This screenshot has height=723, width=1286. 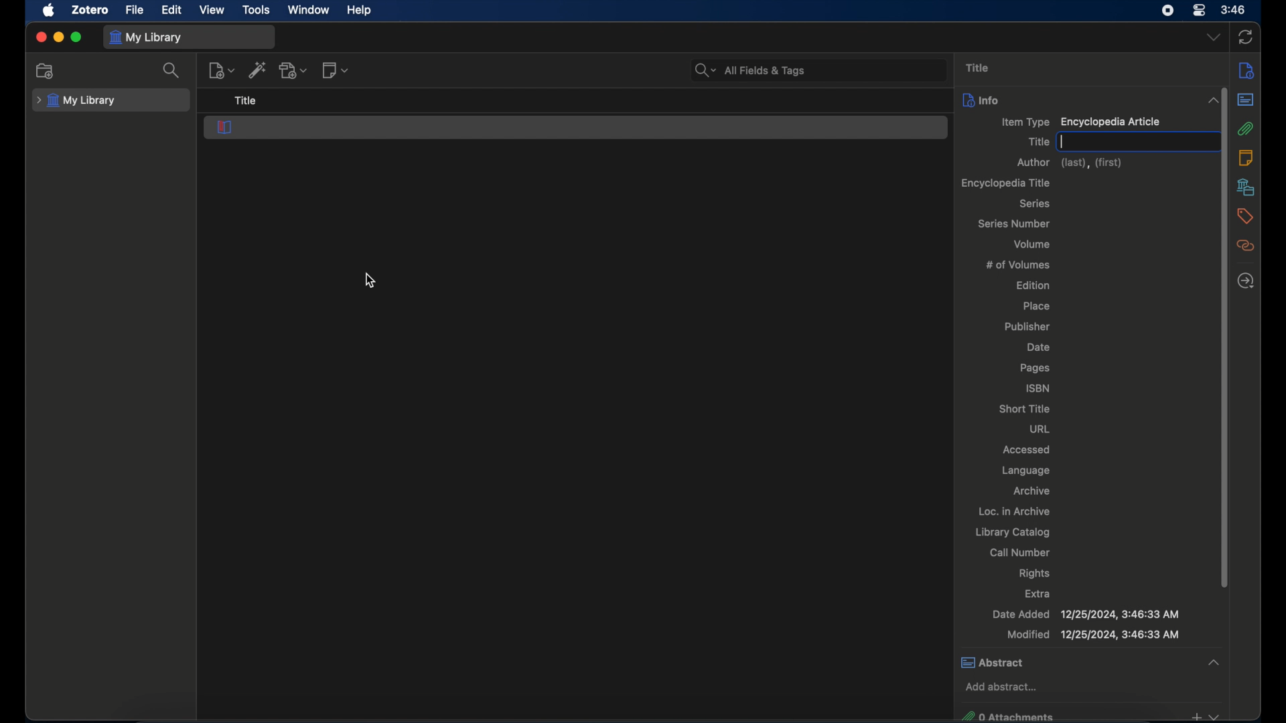 What do you see at coordinates (1025, 471) in the screenshot?
I see `language` at bounding box center [1025, 471].